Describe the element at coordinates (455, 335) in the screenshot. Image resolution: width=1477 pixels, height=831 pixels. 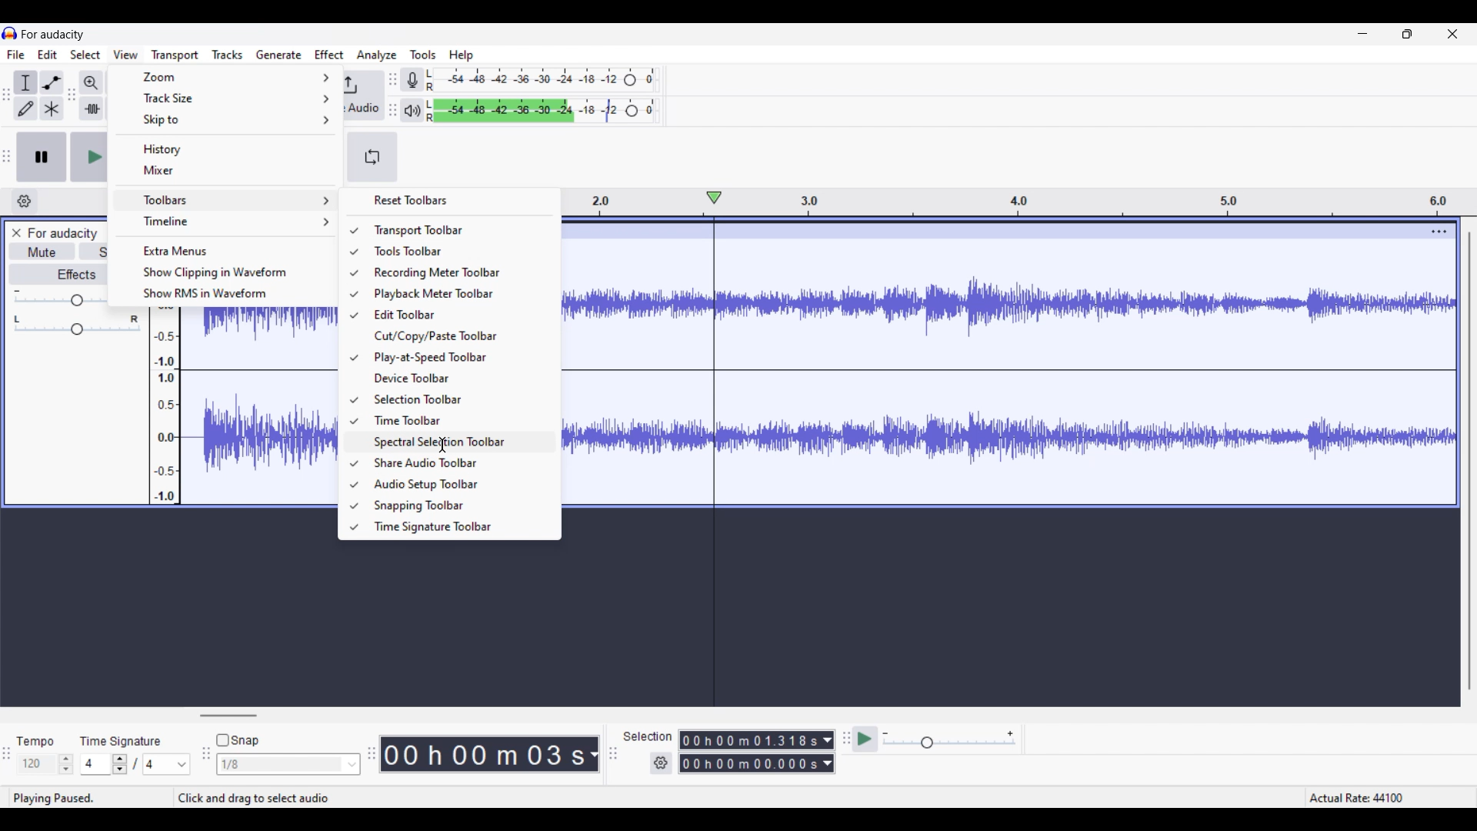
I see `Cut/Copy/Paste toolbar` at that location.